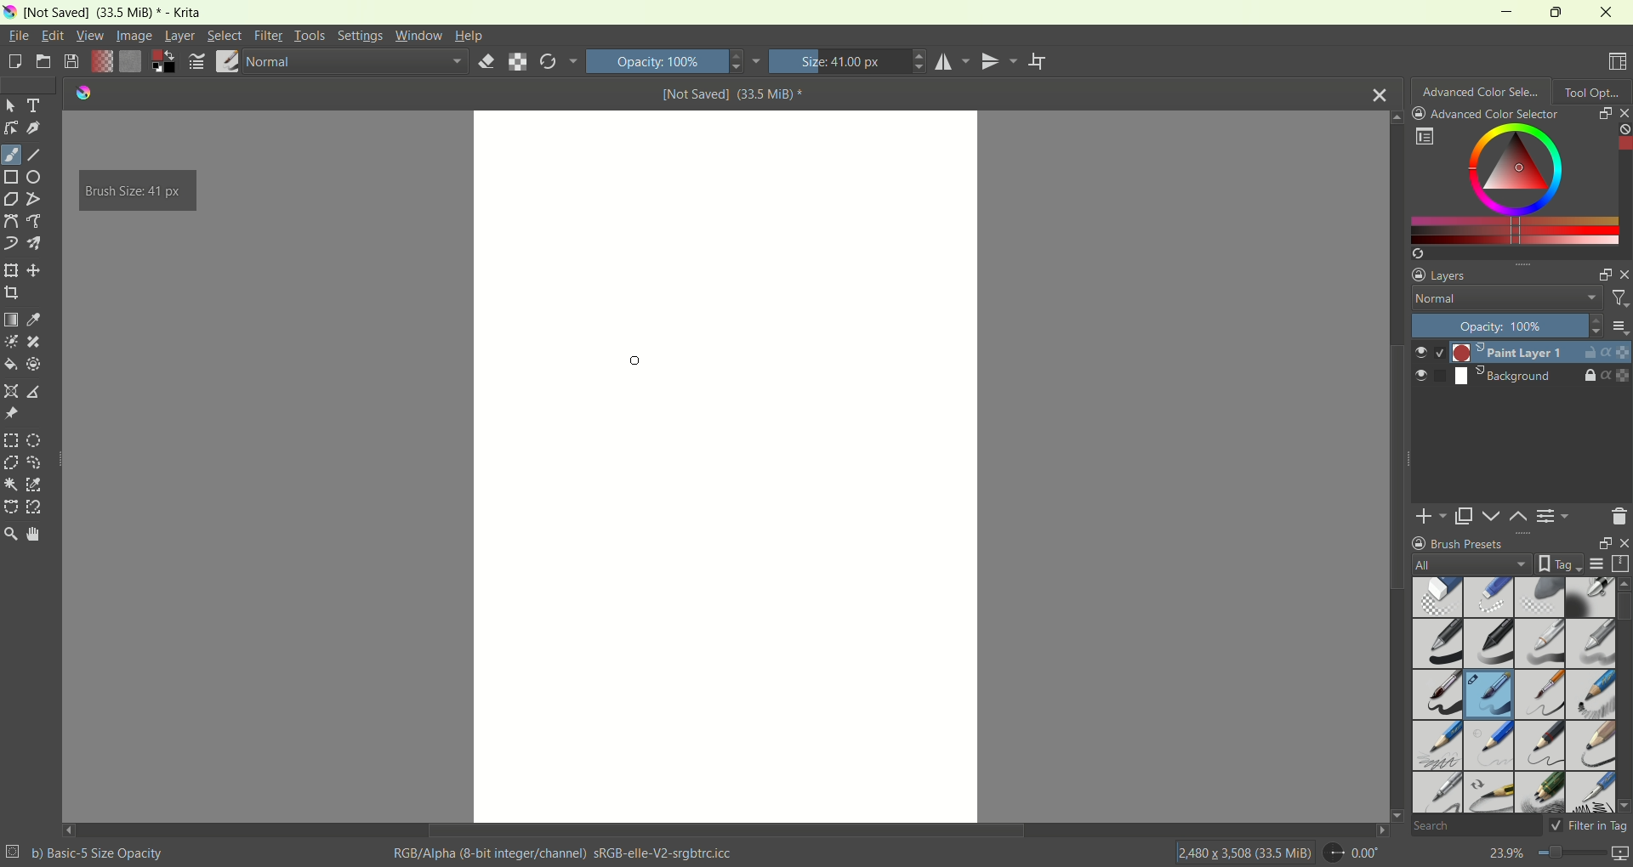 The height and width of the screenshot is (867, 1633). I want to click on ellipse, so click(37, 177).